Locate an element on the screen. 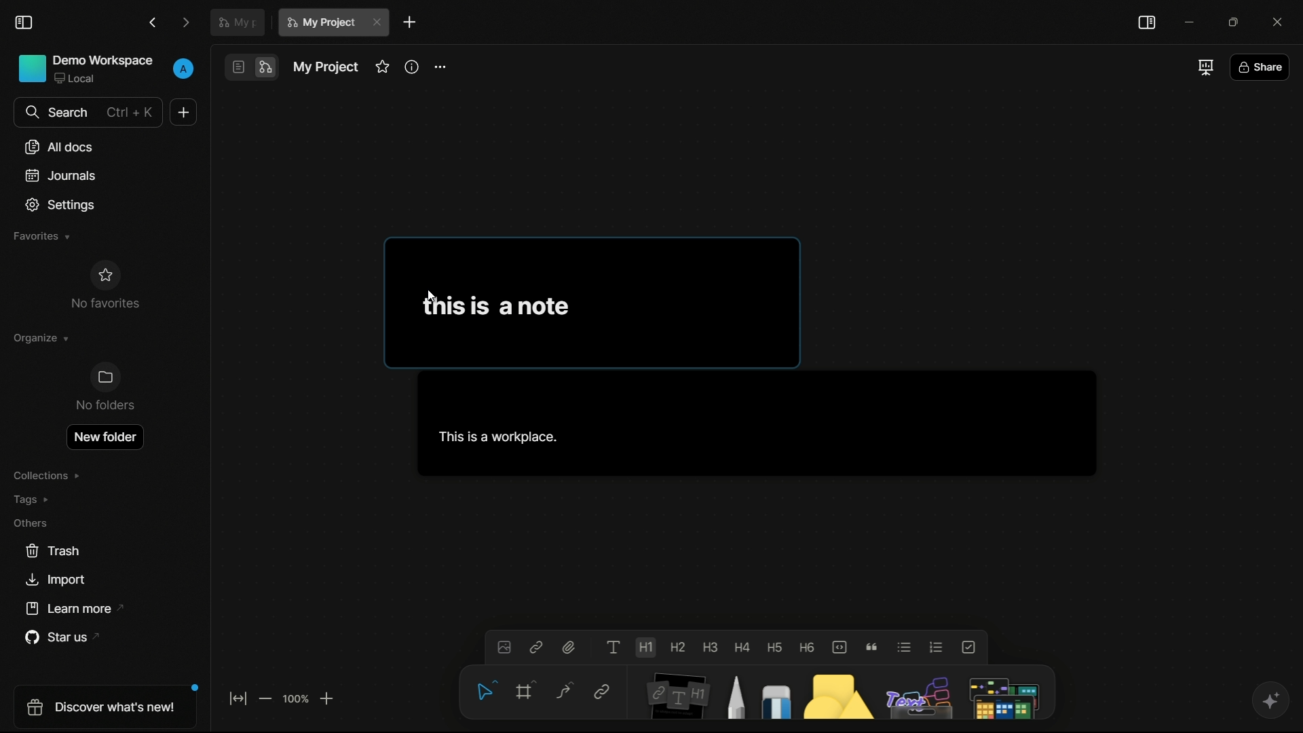  close is located at coordinates (377, 22).